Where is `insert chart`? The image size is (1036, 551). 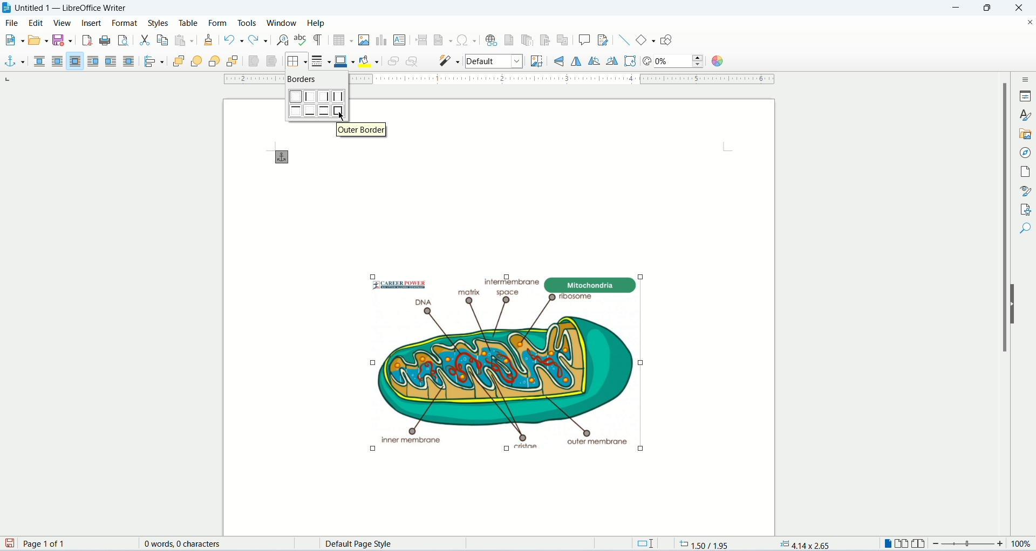
insert chart is located at coordinates (381, 40).